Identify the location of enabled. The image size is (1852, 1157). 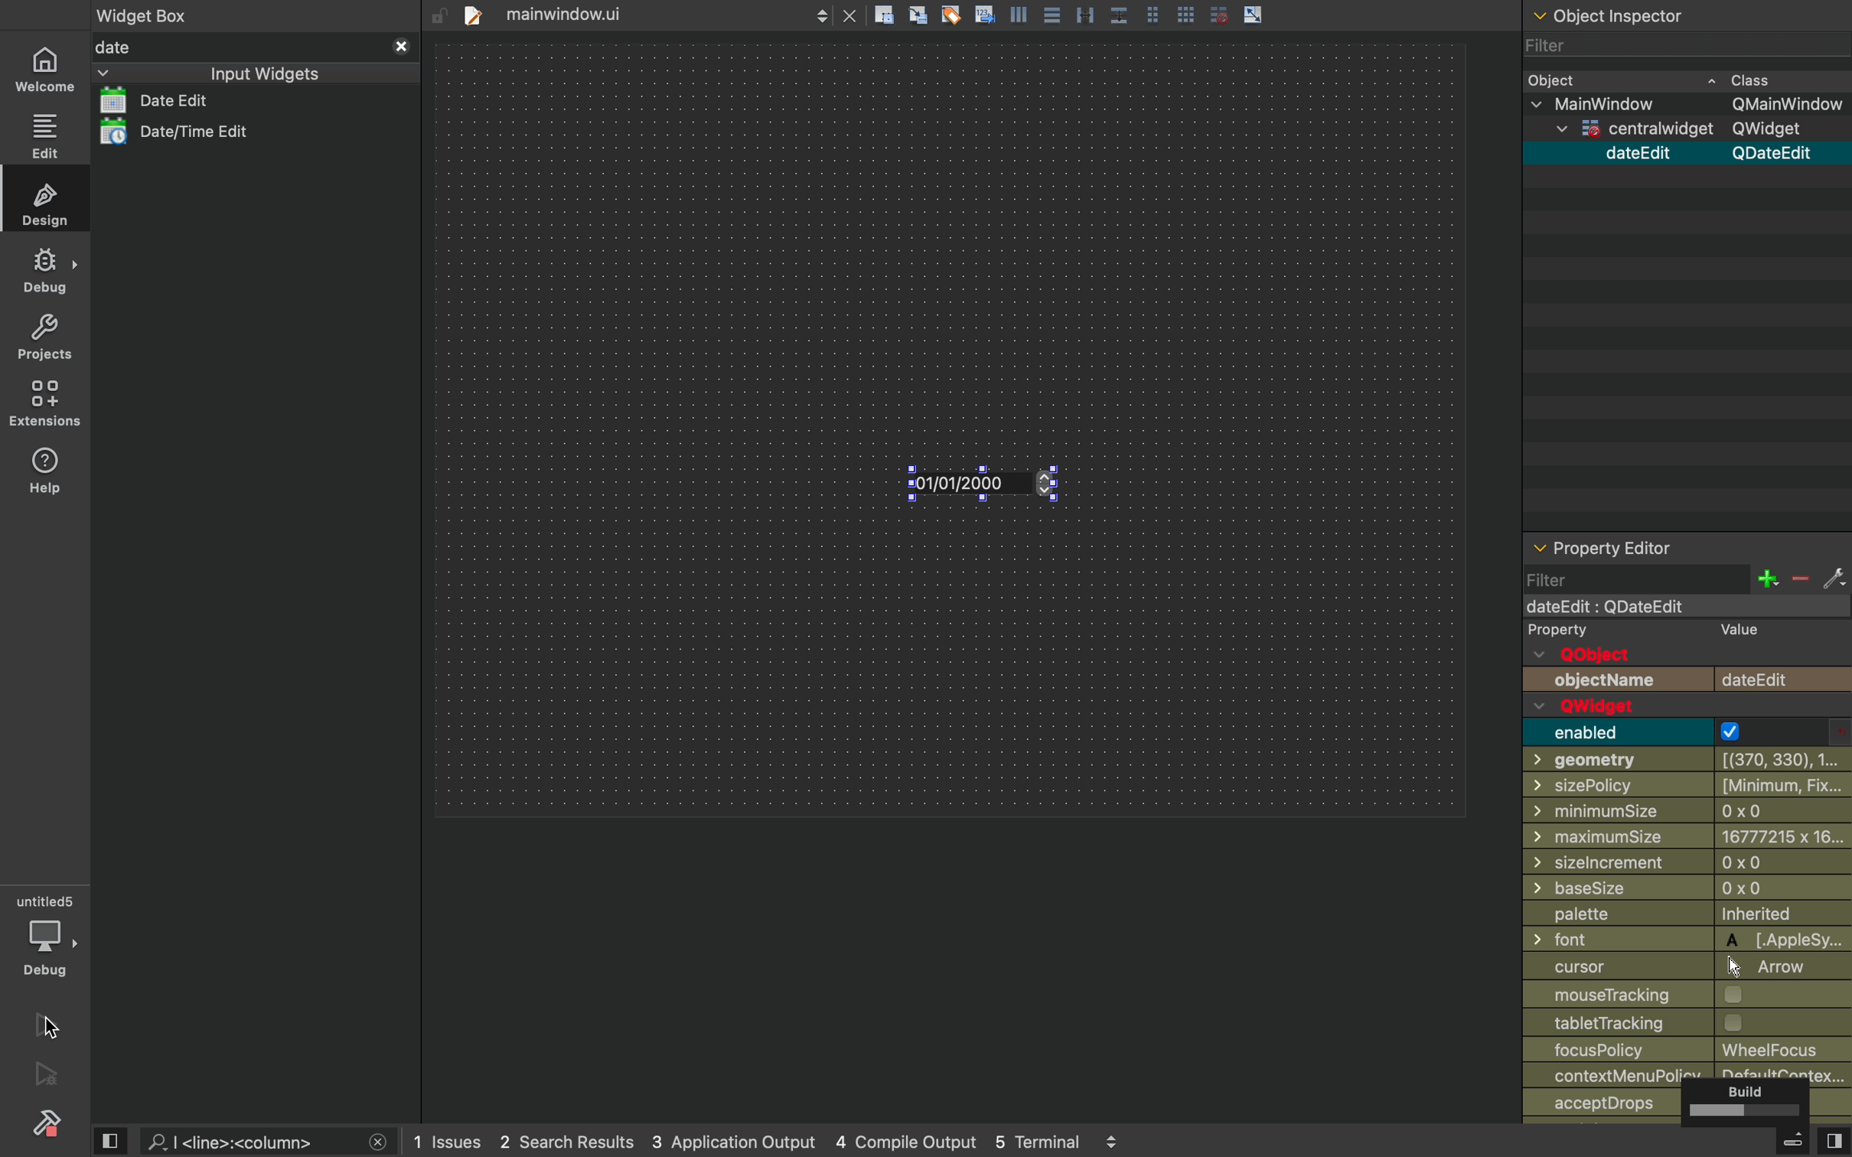
(1690, 732).